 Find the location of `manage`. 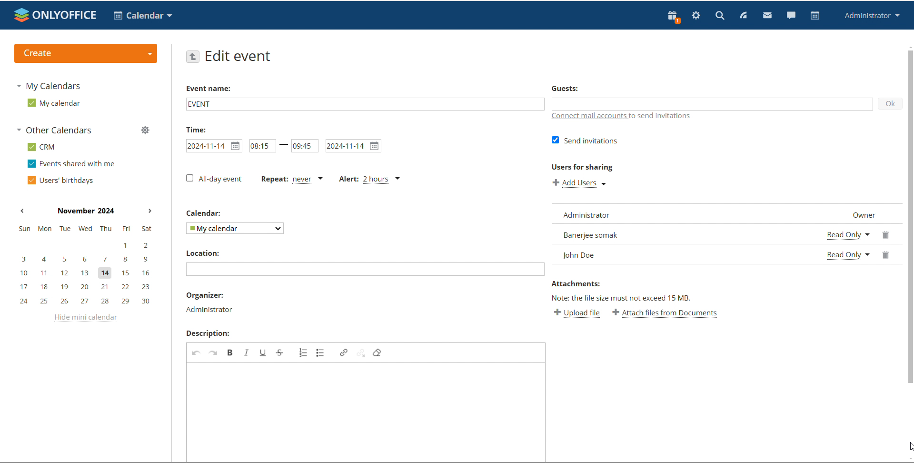

manage is located at coordinates (145, 130).